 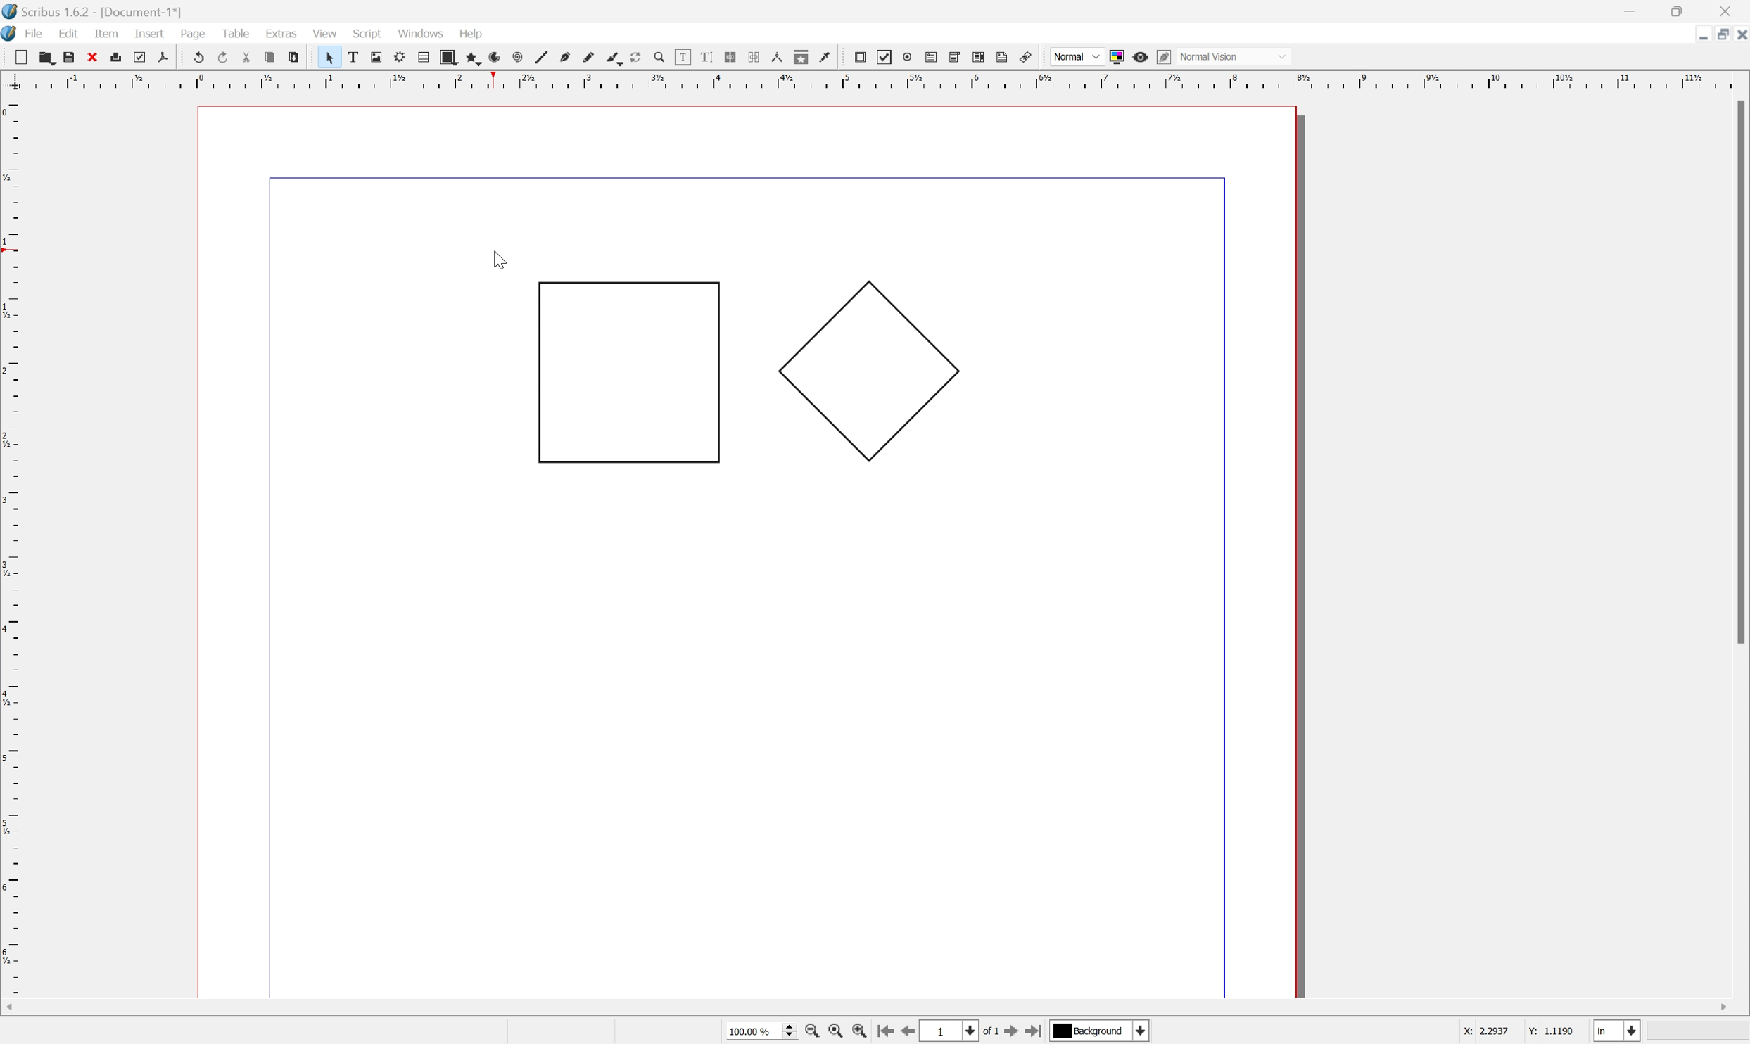 I want to click on edit text with story editor, so click(x=706, y=58).